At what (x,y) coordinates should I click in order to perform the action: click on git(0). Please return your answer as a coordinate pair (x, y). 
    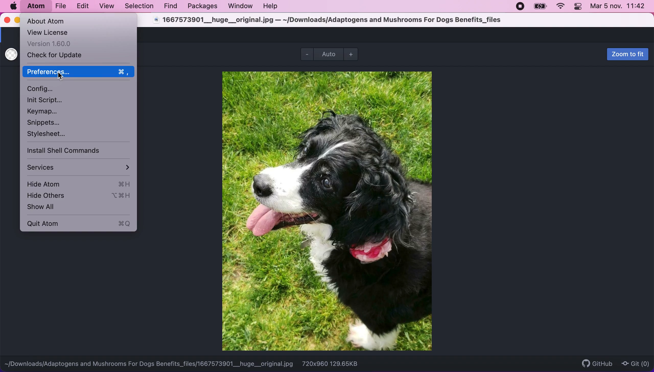
    Looking at the image, I should click on (635, 364).